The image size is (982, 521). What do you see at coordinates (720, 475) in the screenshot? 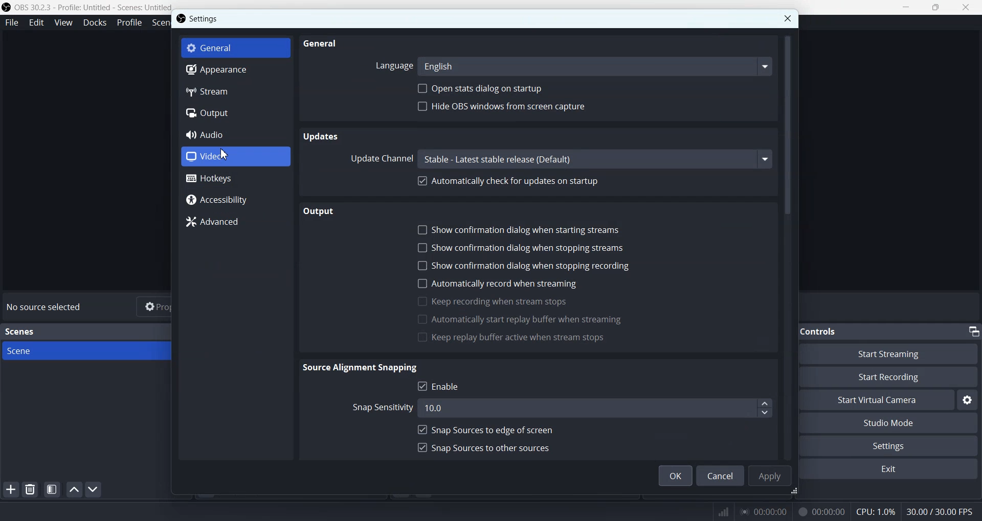
I see `Cancel` at bounding box center [720, 475].